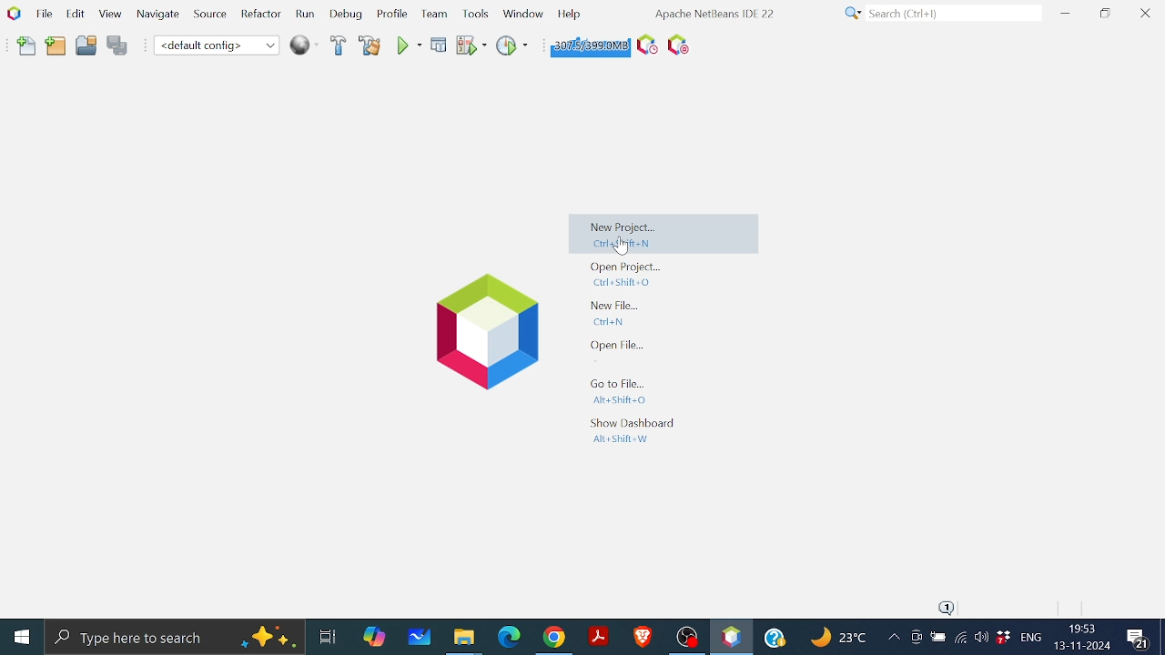 This screenshot has width=1165, height=655. Describe the element at coordinates (644, 45) in the screenshot. I see `Task Scheduling` at that location.